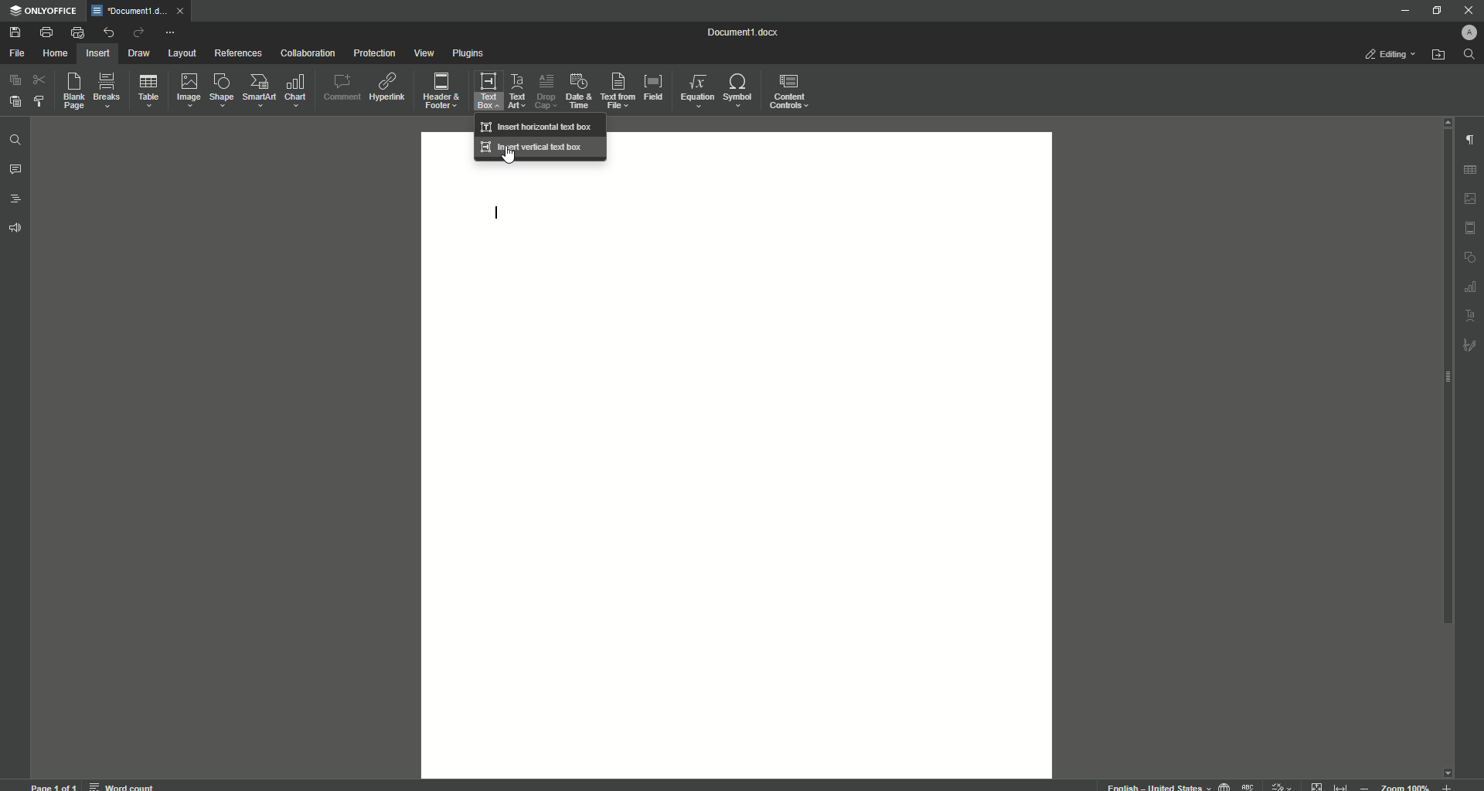  What do you see at coordinates (17, 33) in the screenshot?
I see `Save` at bounding box center [17, 33].